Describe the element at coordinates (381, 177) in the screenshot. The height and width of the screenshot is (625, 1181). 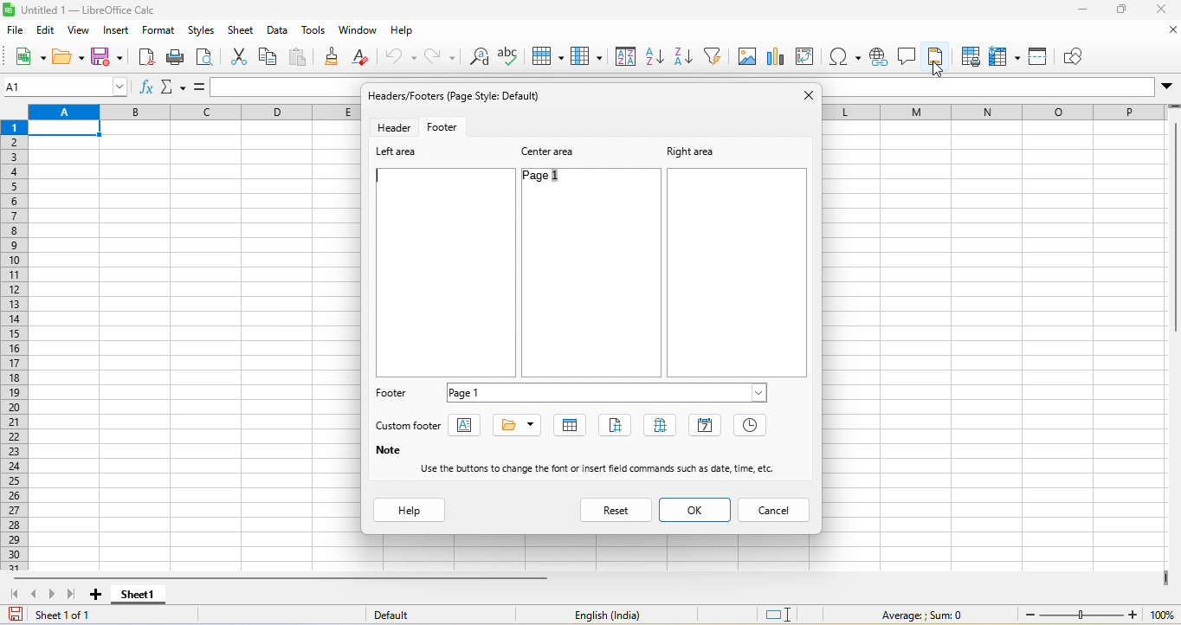
I see `text cursor` at that location.